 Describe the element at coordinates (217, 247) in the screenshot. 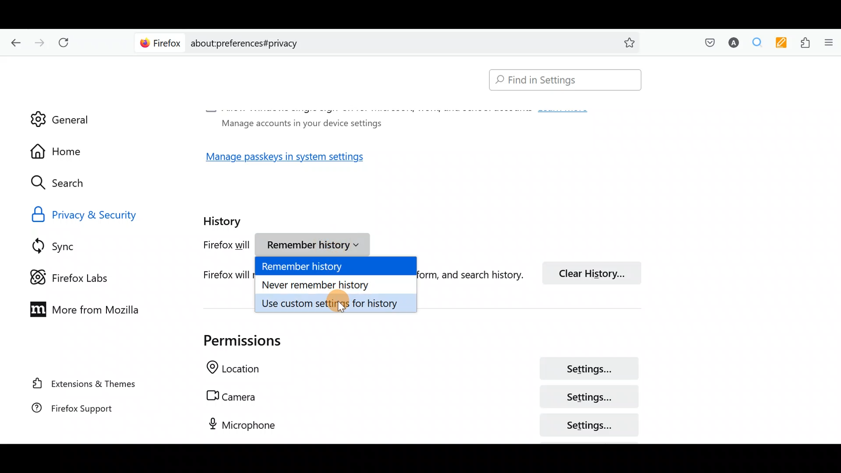

I see `Firefox will` at that location.